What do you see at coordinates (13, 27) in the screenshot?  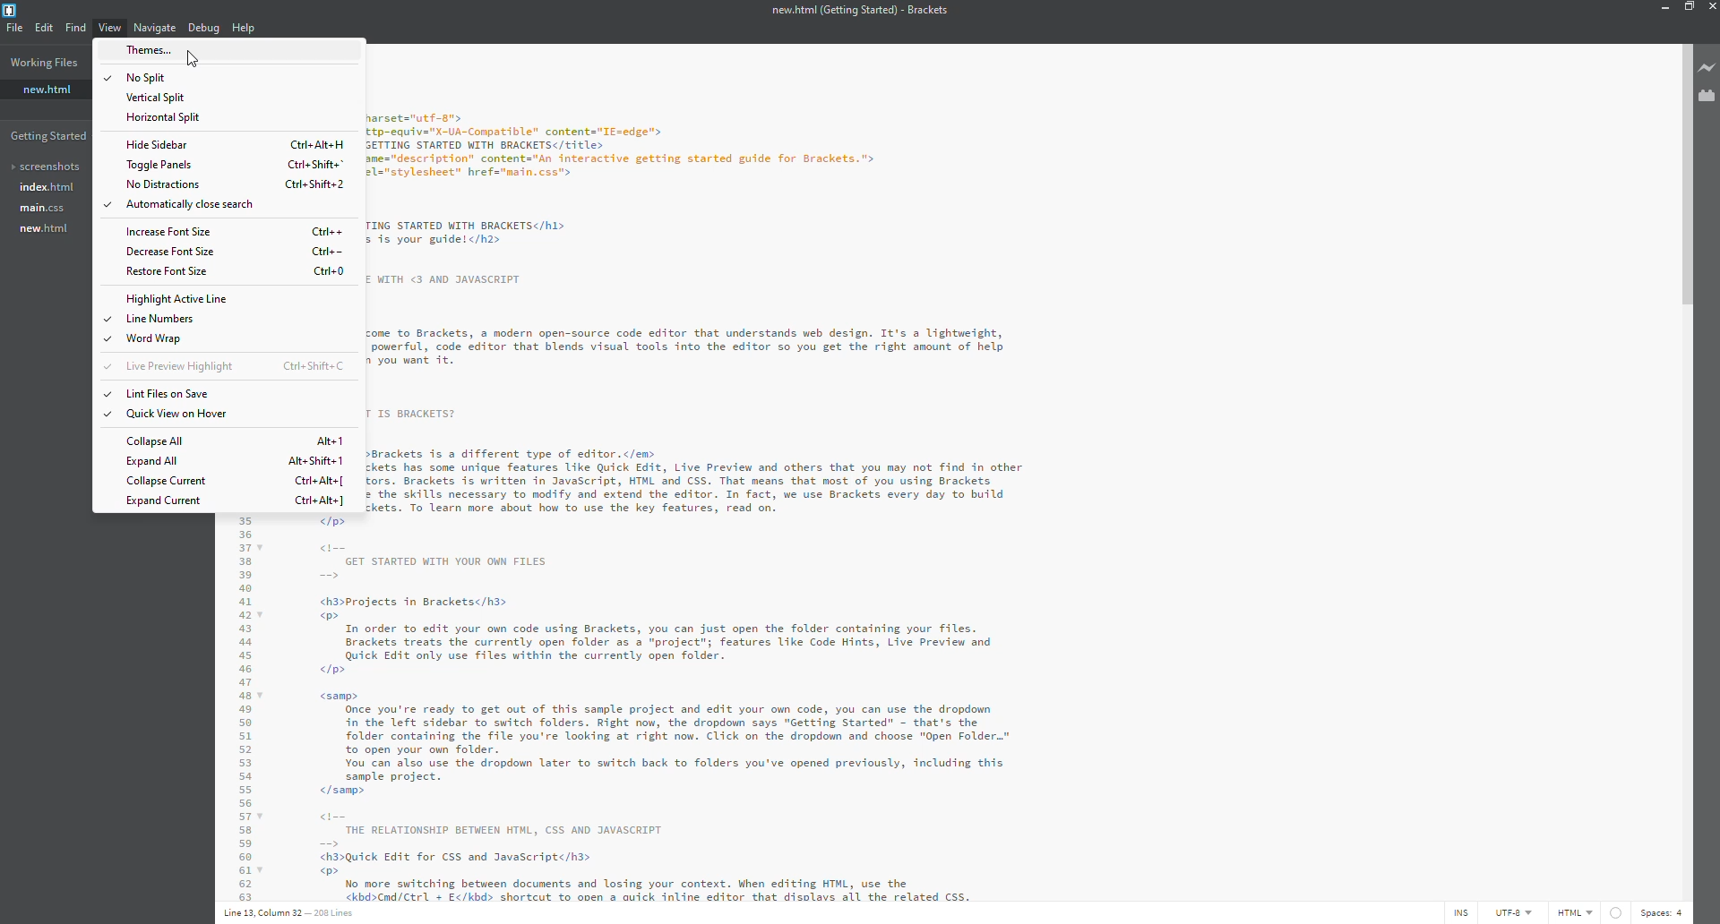 I see `file` at bounding box center [13, 27].